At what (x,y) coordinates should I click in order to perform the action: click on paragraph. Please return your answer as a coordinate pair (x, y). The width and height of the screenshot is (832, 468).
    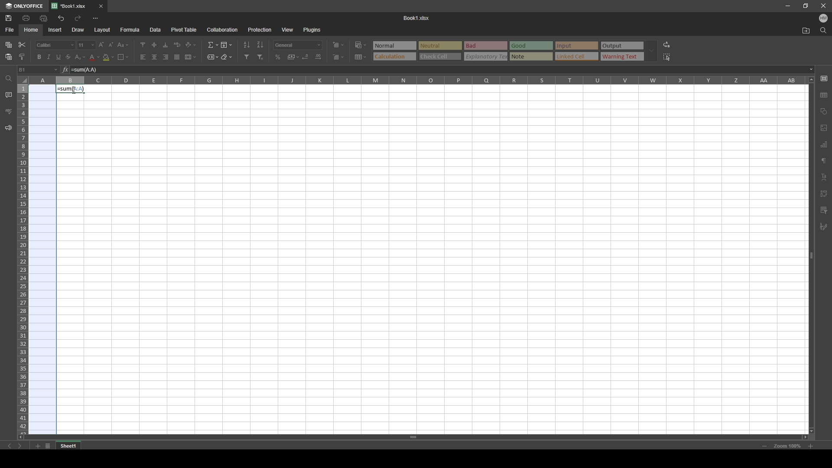
    Looking at the image, I should click on (825, 160).